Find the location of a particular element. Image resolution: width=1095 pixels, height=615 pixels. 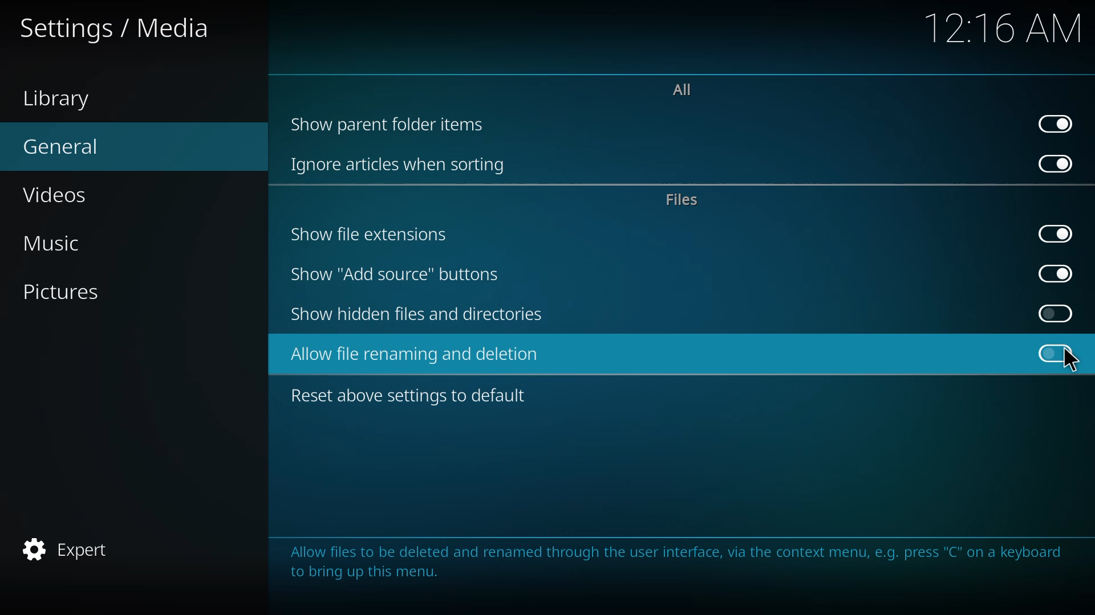

all is located at coordinates (682, 88).